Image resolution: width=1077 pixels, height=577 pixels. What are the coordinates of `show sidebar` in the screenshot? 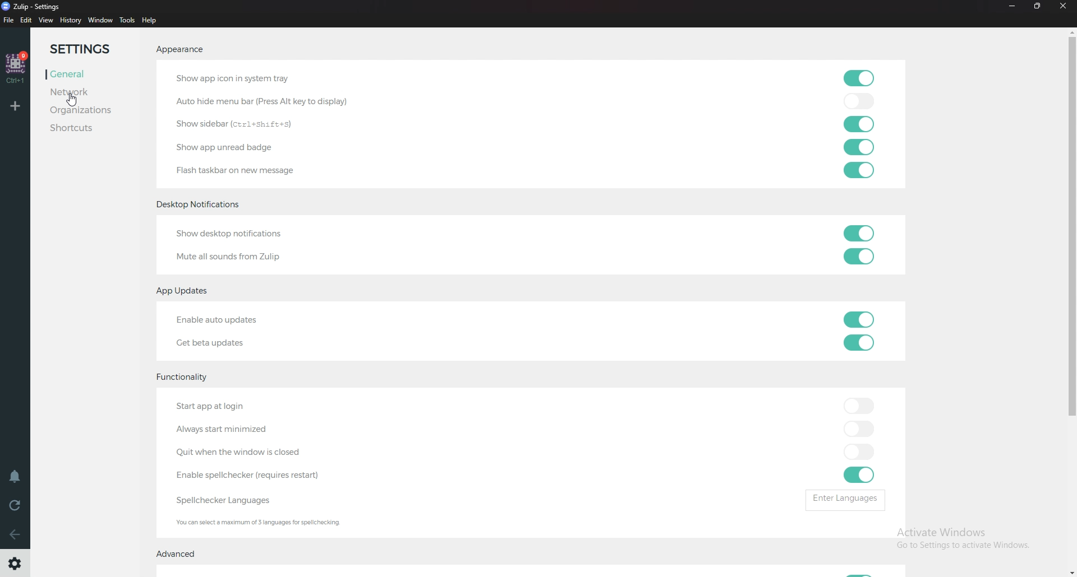 It's located at (245, 127).